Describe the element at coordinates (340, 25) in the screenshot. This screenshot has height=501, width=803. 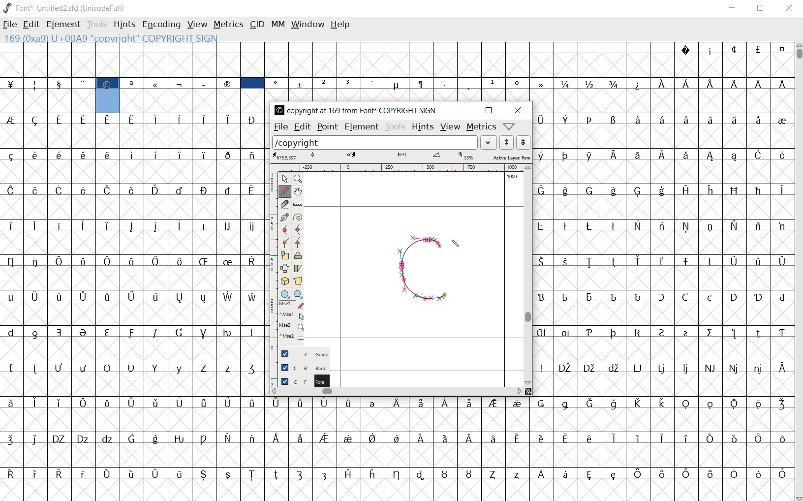
I see `help` at that location.